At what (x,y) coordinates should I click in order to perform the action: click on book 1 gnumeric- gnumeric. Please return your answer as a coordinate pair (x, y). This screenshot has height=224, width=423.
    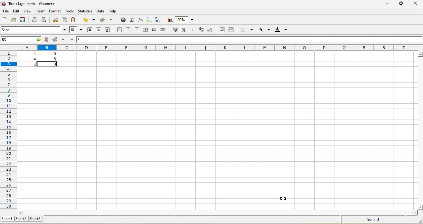
    Looking at the image, I should click on (32, 3).